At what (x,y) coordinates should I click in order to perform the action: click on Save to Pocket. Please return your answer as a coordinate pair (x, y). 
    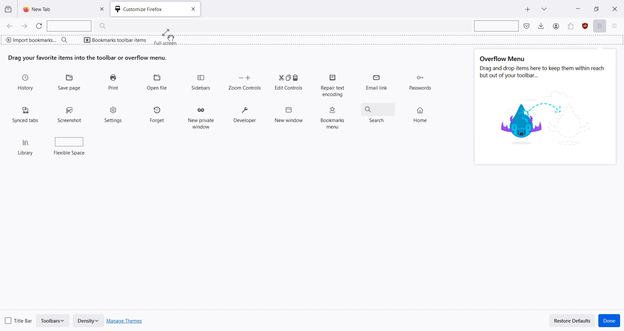
    Looking at the image, I should click on (555, 26).